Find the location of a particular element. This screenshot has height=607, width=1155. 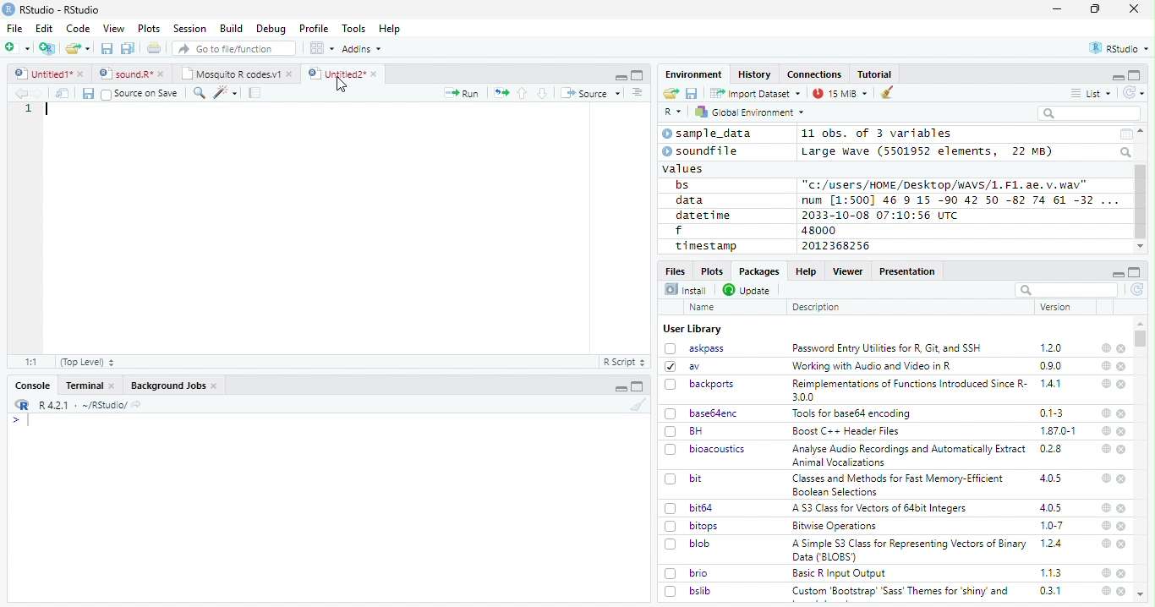

scroll down is located at coordinates (1140, 247).